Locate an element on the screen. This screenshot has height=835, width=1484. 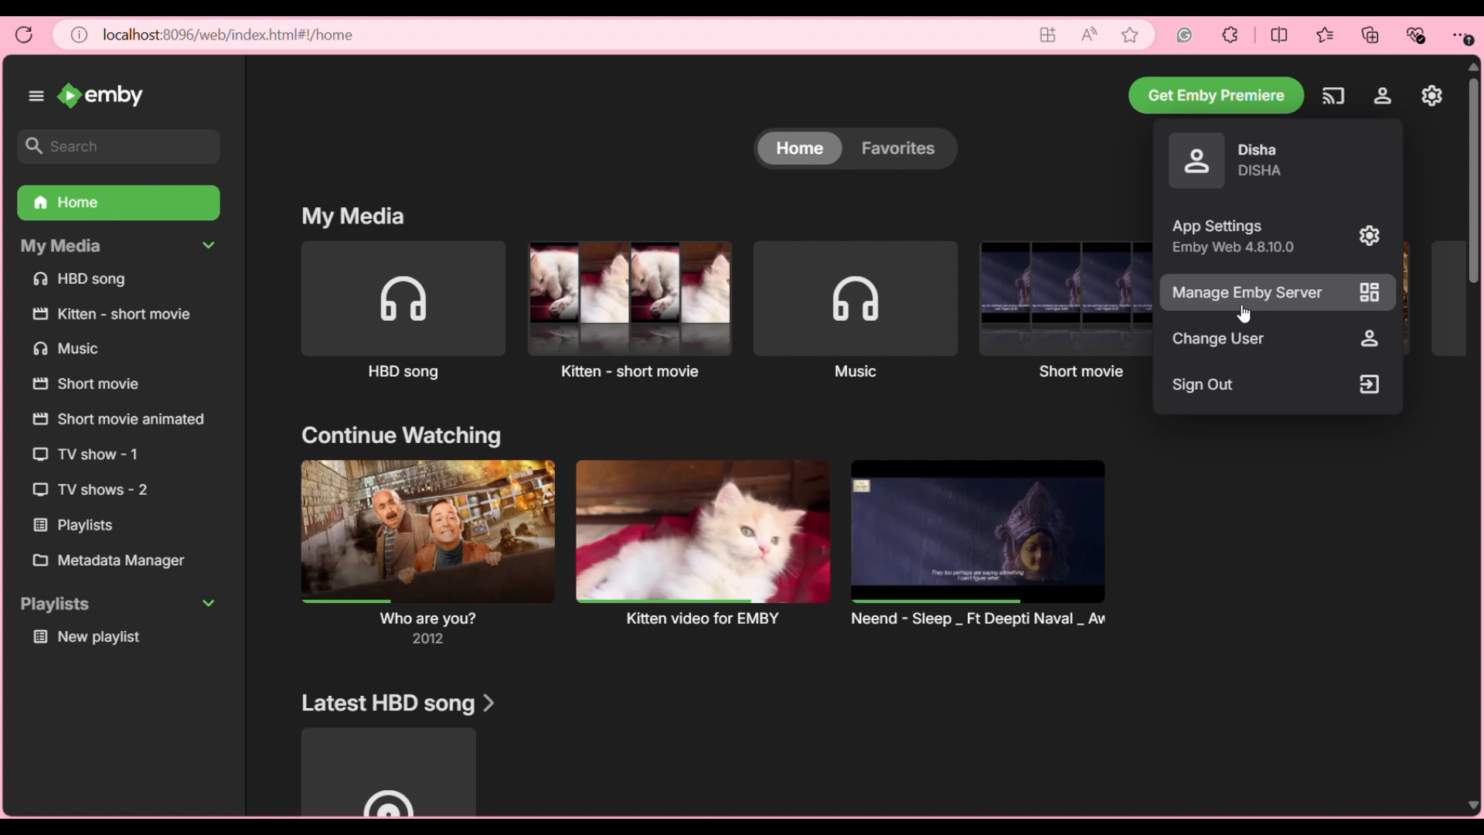
short movie animated is located at coordinates (120, 421).